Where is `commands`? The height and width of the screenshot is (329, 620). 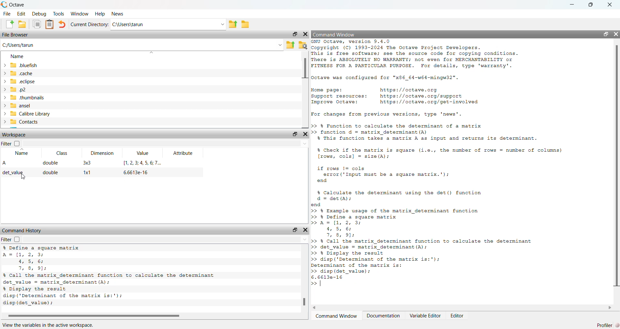
commands is located at coordinates (437, 166).